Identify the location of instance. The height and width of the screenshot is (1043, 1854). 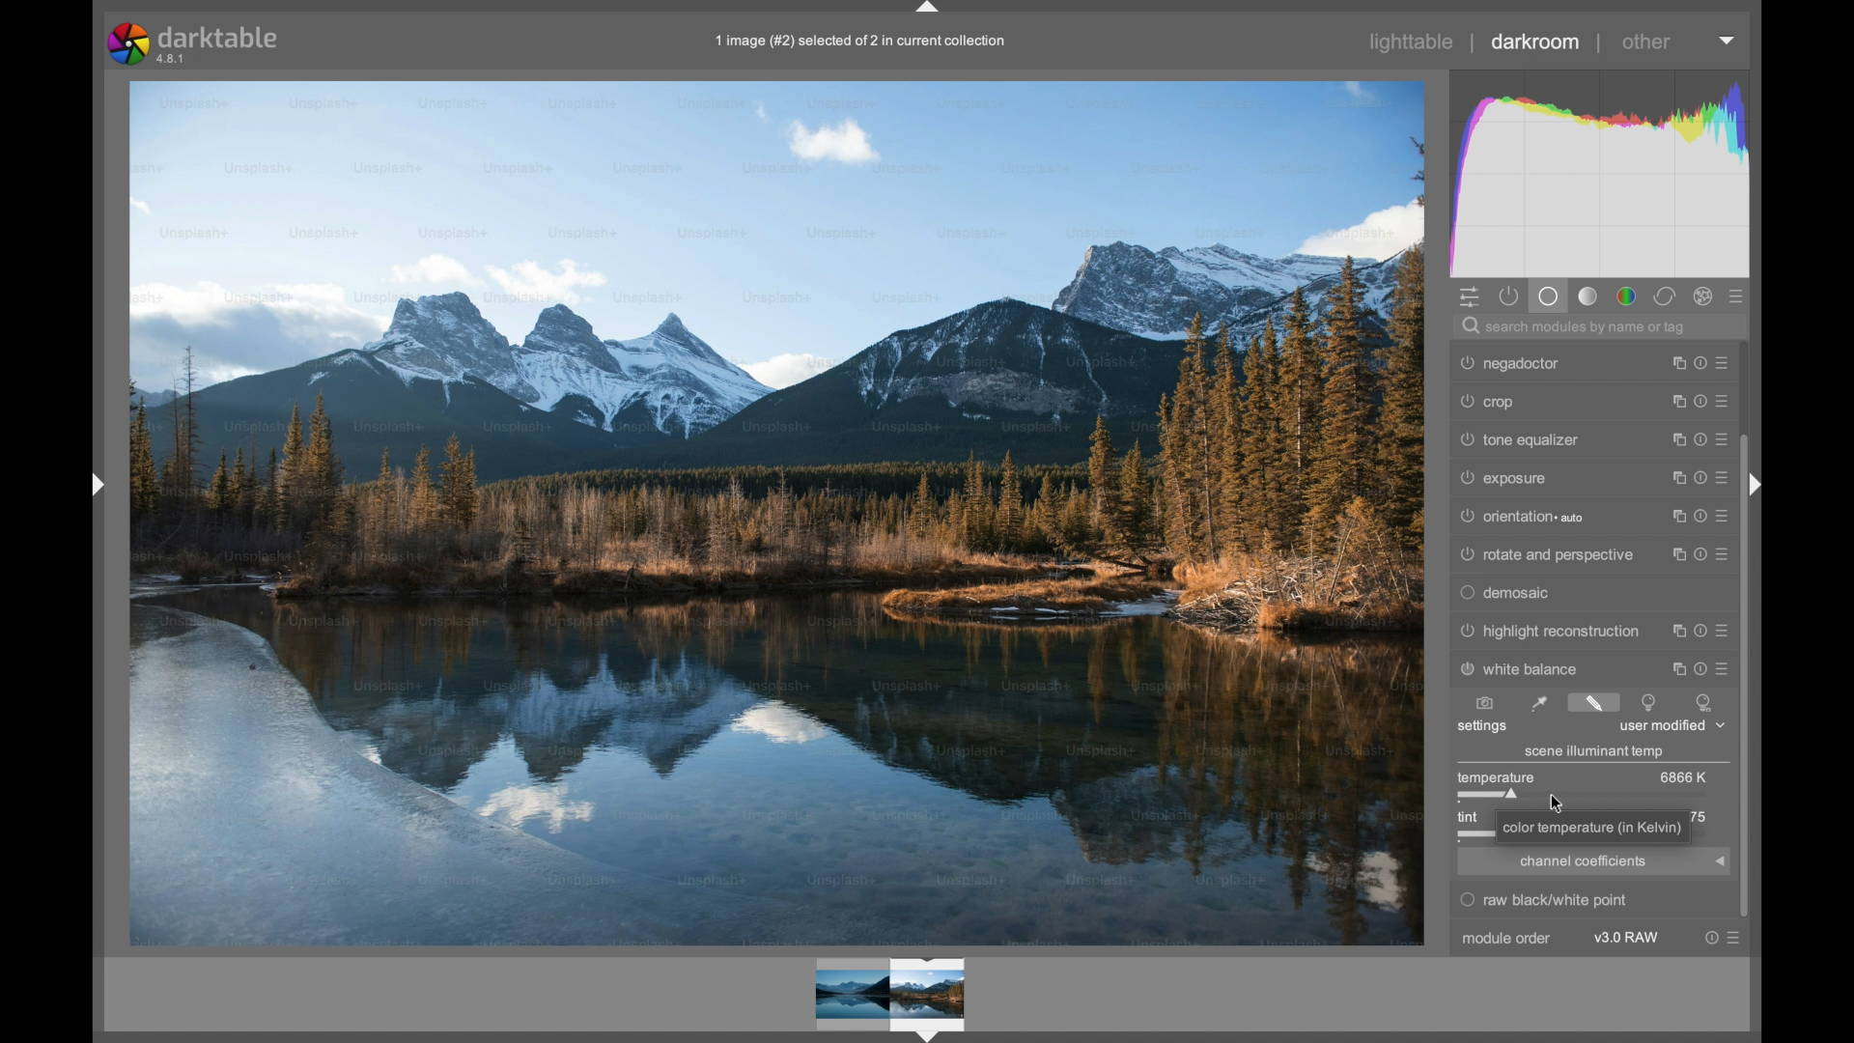
(1674, 550).